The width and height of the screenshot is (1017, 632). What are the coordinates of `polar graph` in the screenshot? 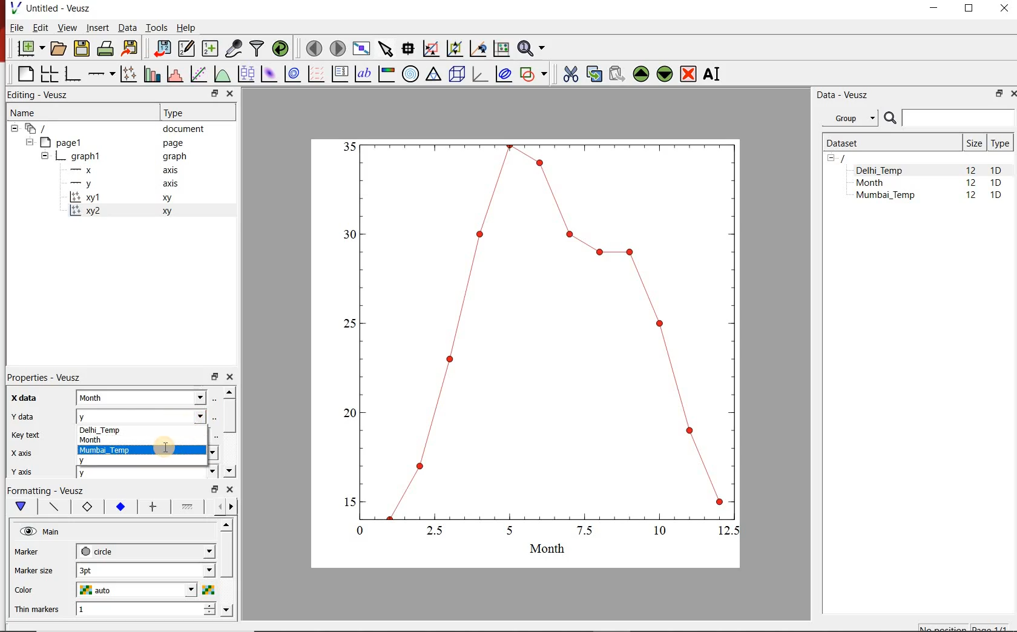 It's located at (411, 75).